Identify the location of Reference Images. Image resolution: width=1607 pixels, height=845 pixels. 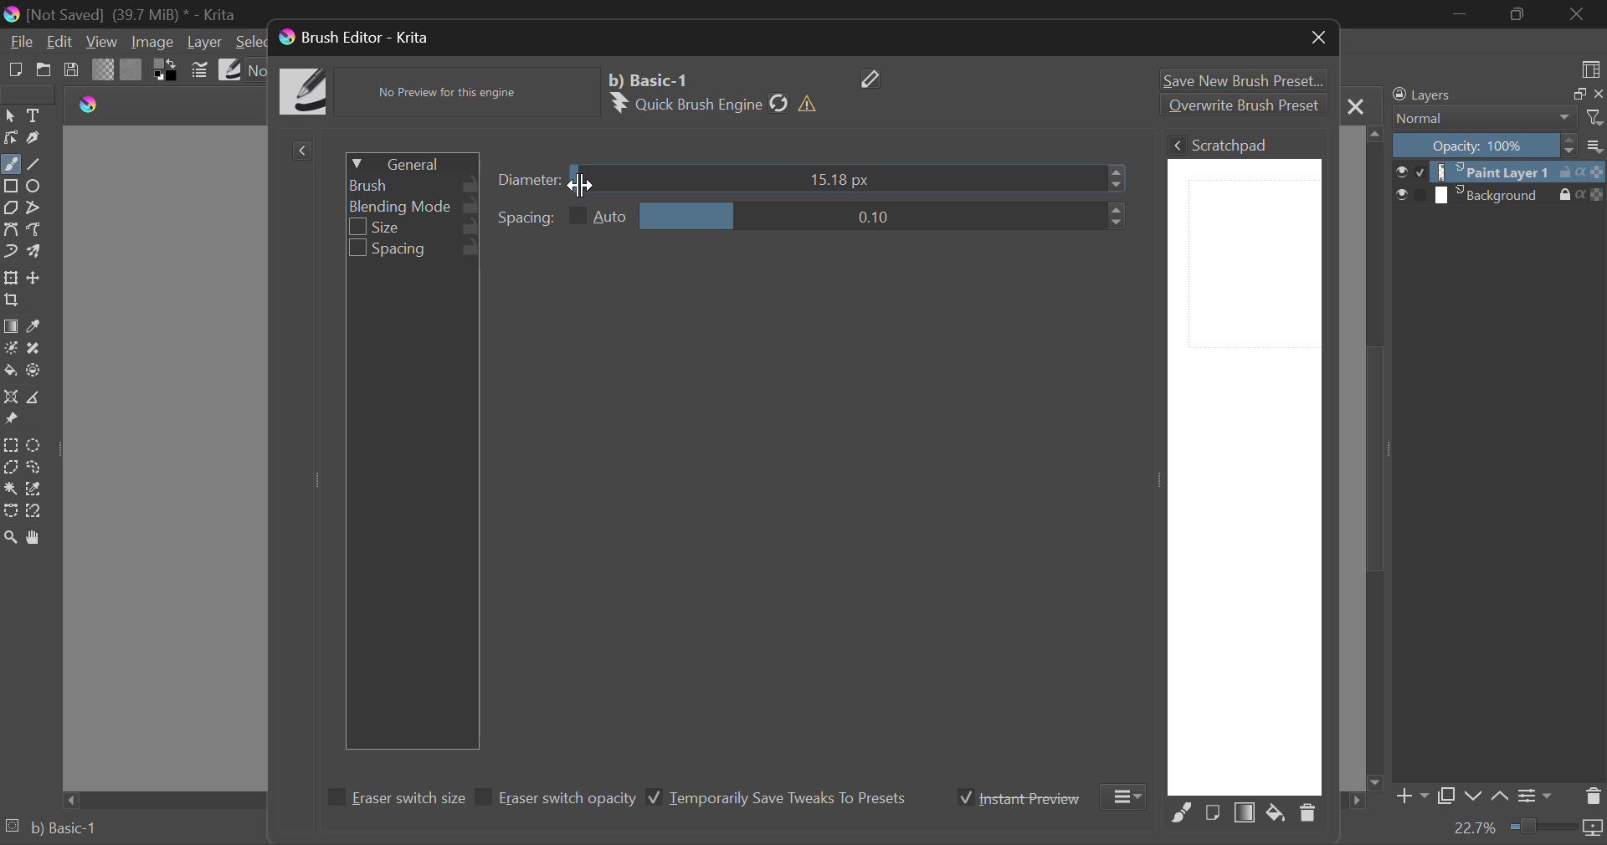
(11, 421).